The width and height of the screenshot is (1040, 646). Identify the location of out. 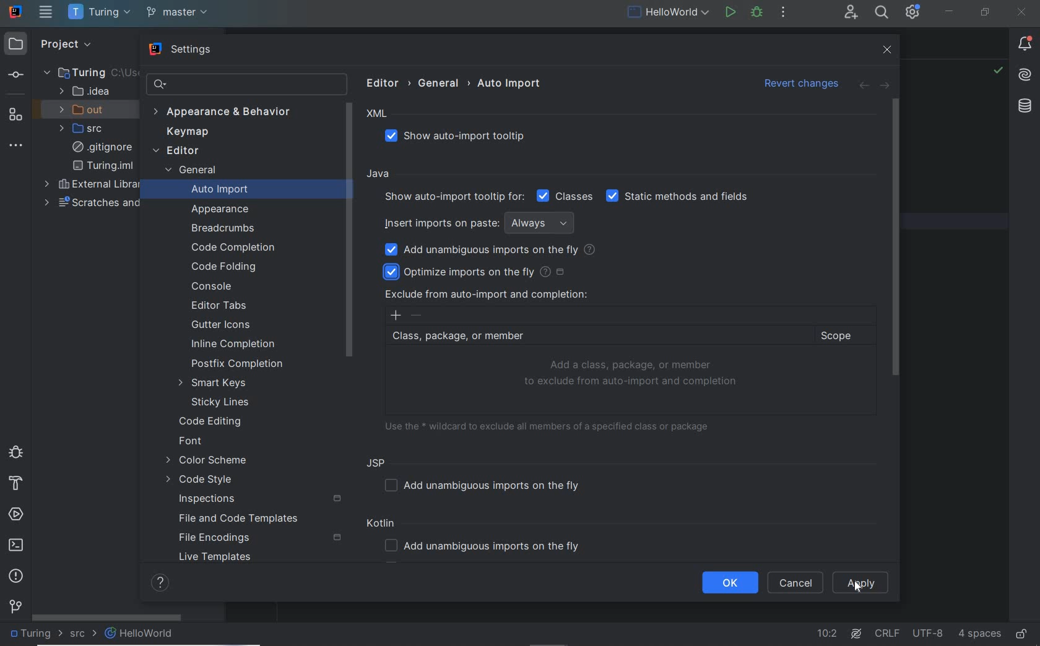
(85, 110).